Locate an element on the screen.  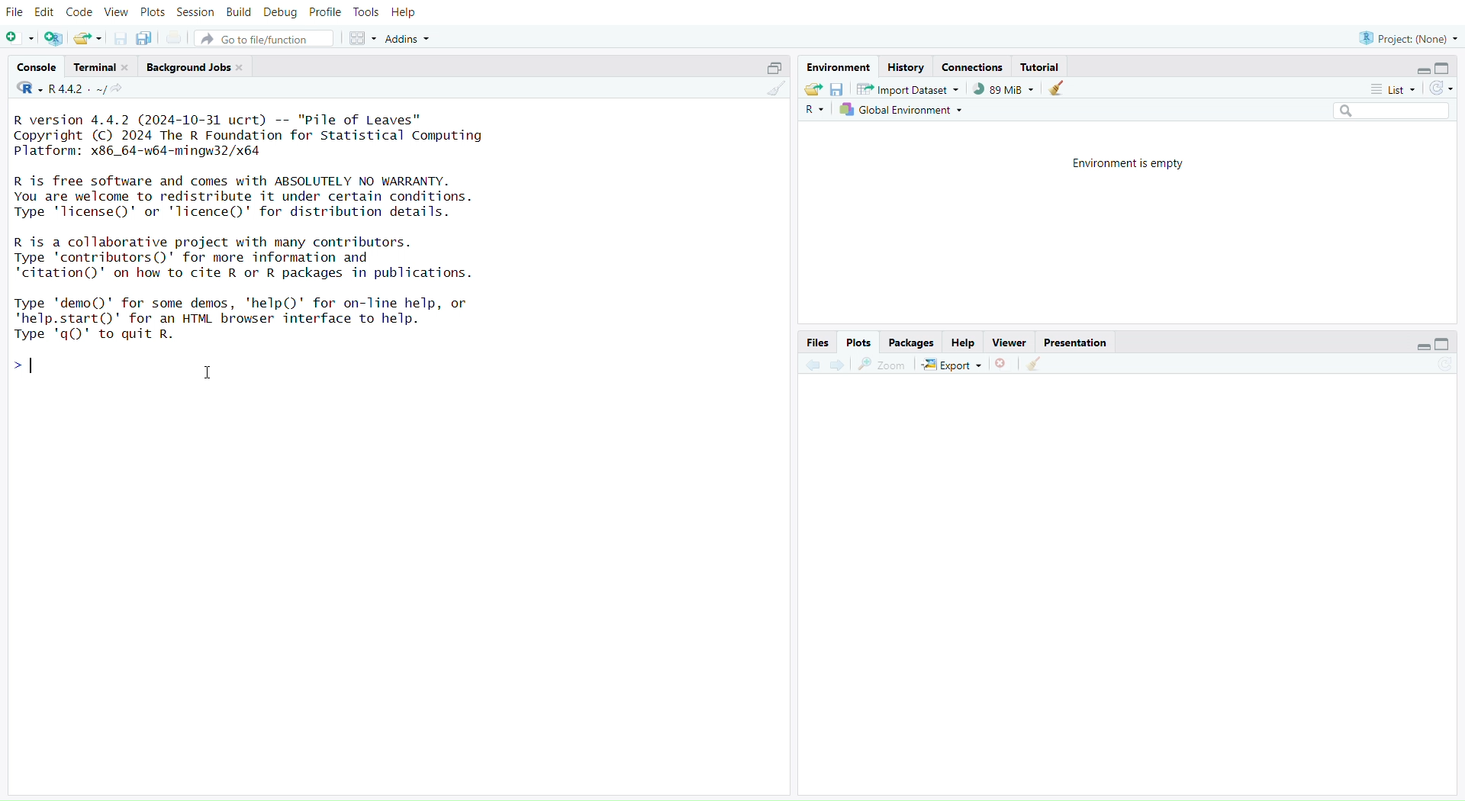
Minimize is located at coordinates (1420, 346).